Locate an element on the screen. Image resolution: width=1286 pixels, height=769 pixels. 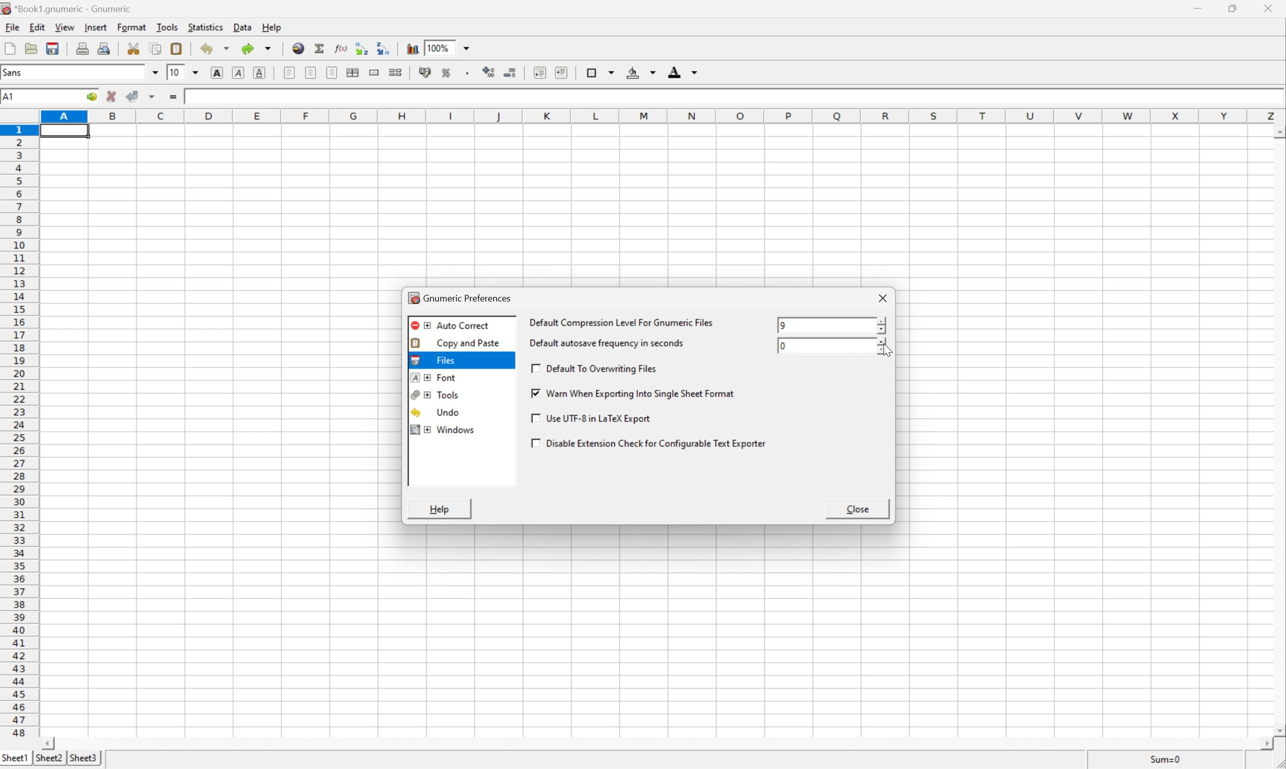
use UTF-8 in a LaTex Export is located at coordinates (593, 418).